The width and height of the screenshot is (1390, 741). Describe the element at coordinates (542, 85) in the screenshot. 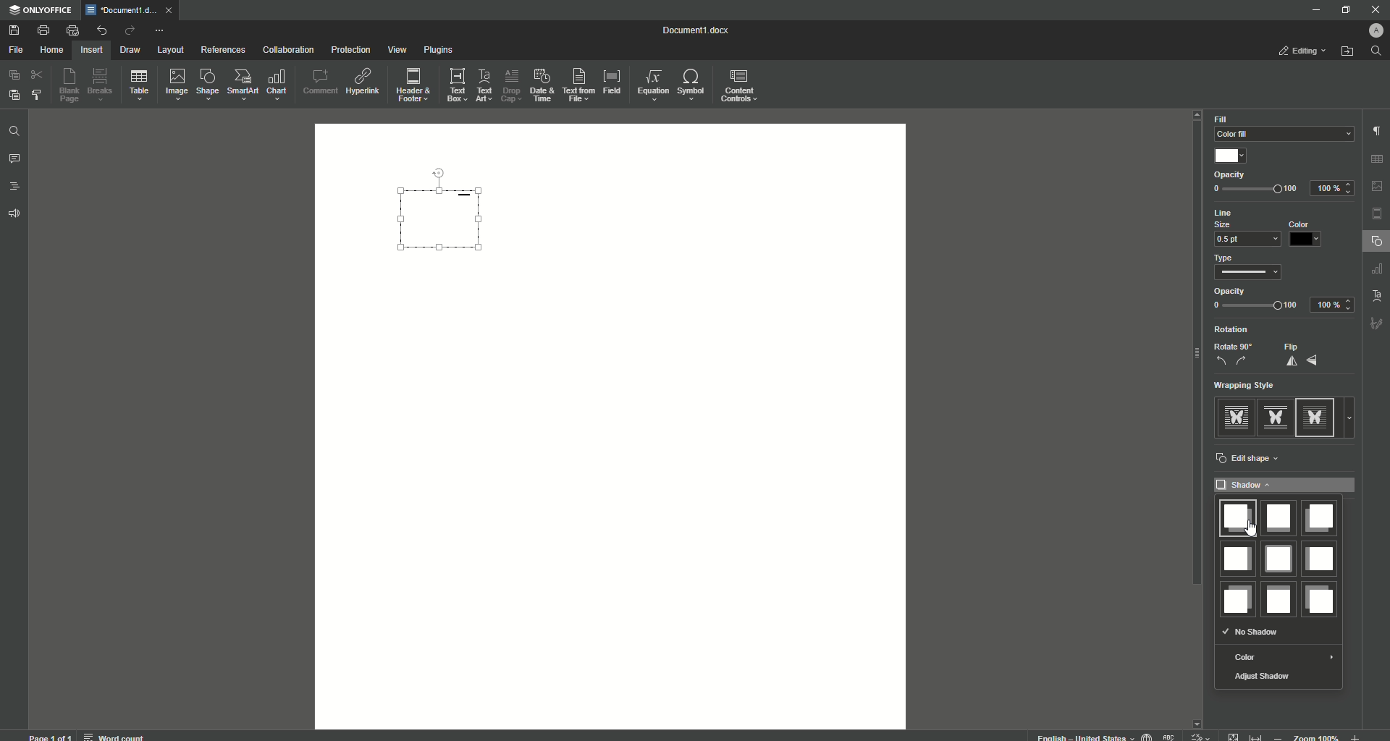

I see `Date and Time` at that location.